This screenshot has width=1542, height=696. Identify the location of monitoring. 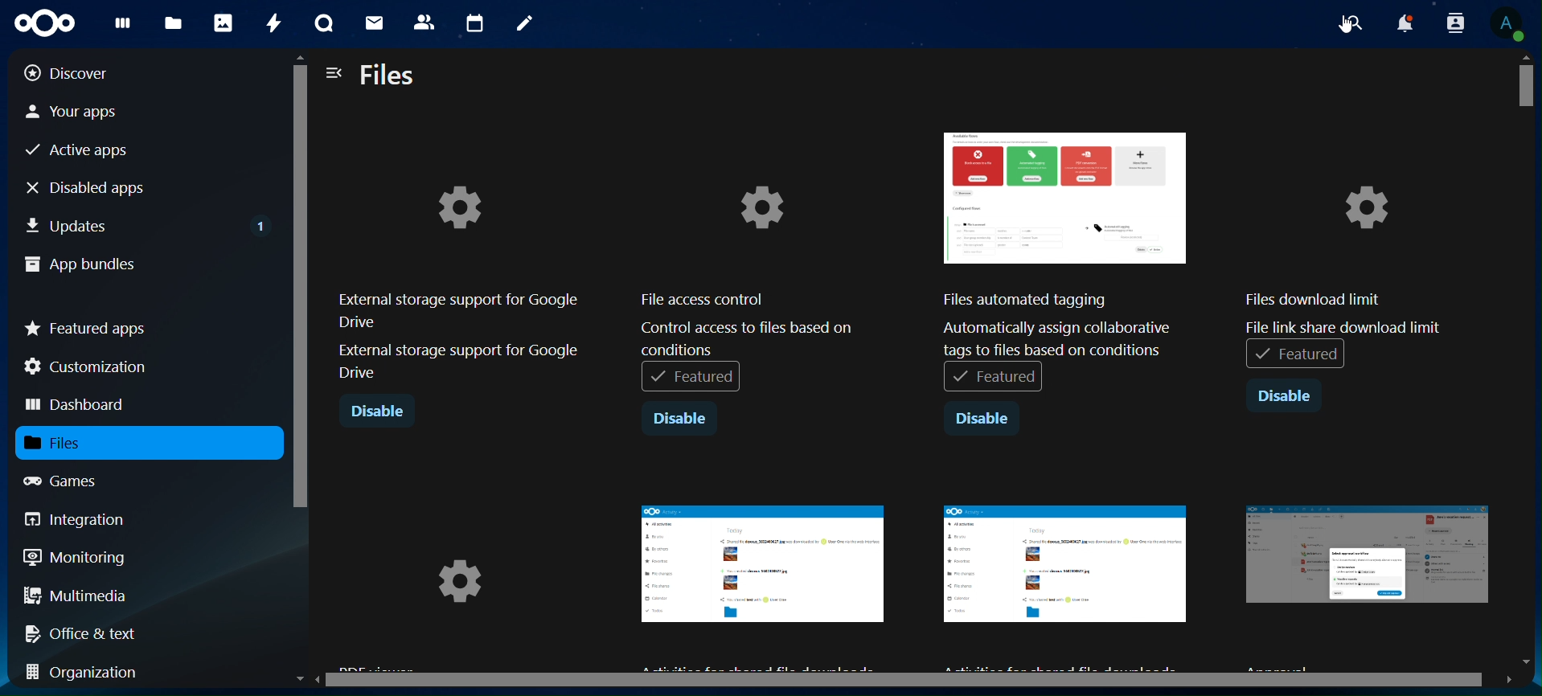
(76, 556).